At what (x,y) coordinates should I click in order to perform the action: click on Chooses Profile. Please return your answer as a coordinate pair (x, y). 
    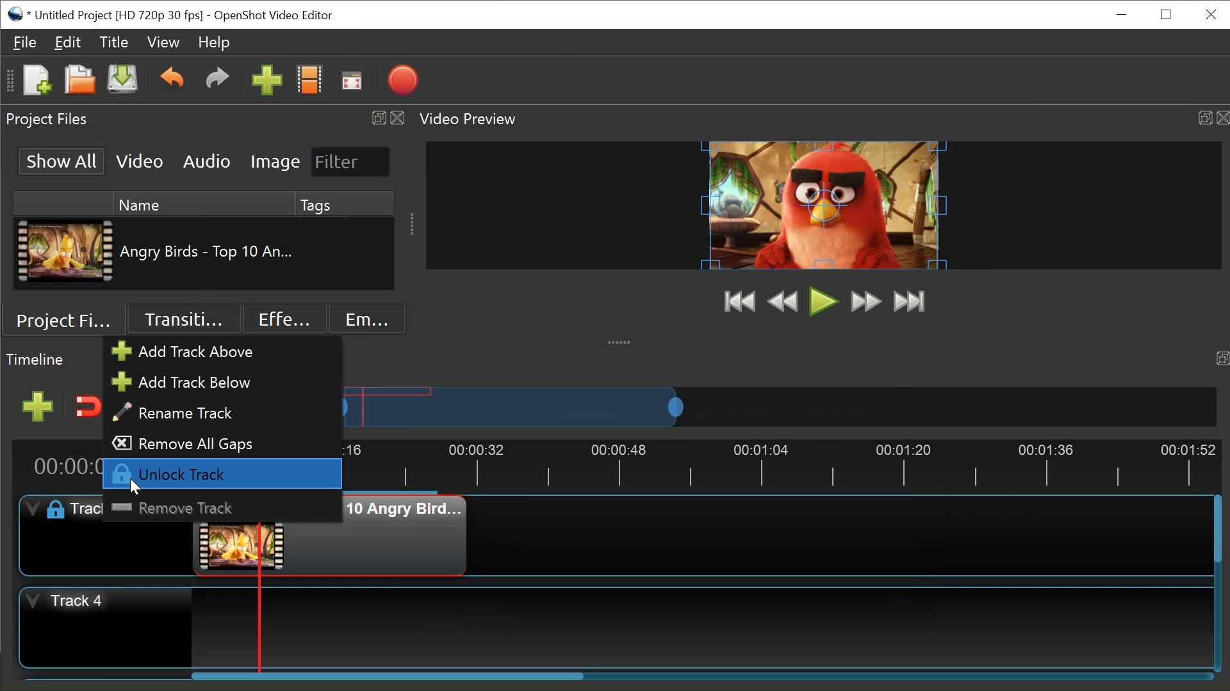
    Looking at the image, I should click on (310, 82).